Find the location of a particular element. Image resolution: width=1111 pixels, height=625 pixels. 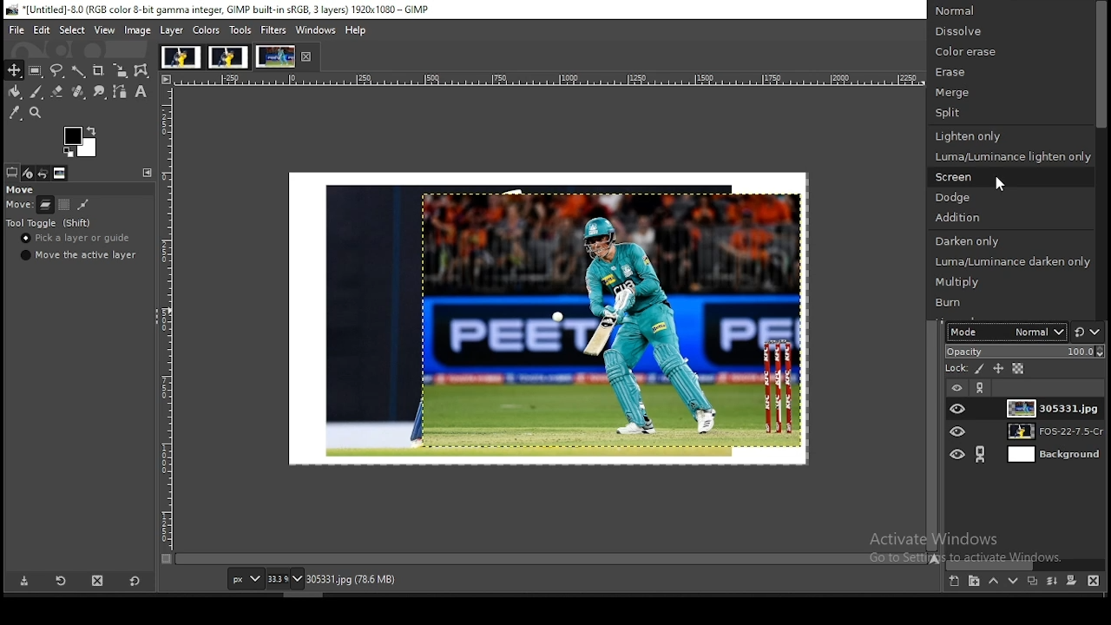

edit is located at coordinates (43, 30).